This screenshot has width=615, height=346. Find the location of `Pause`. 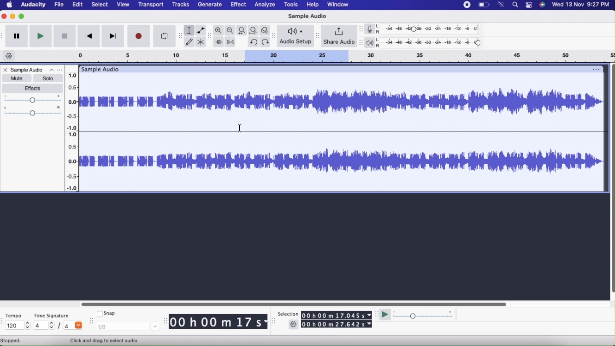

Pause is located at coordinates (17, 36).